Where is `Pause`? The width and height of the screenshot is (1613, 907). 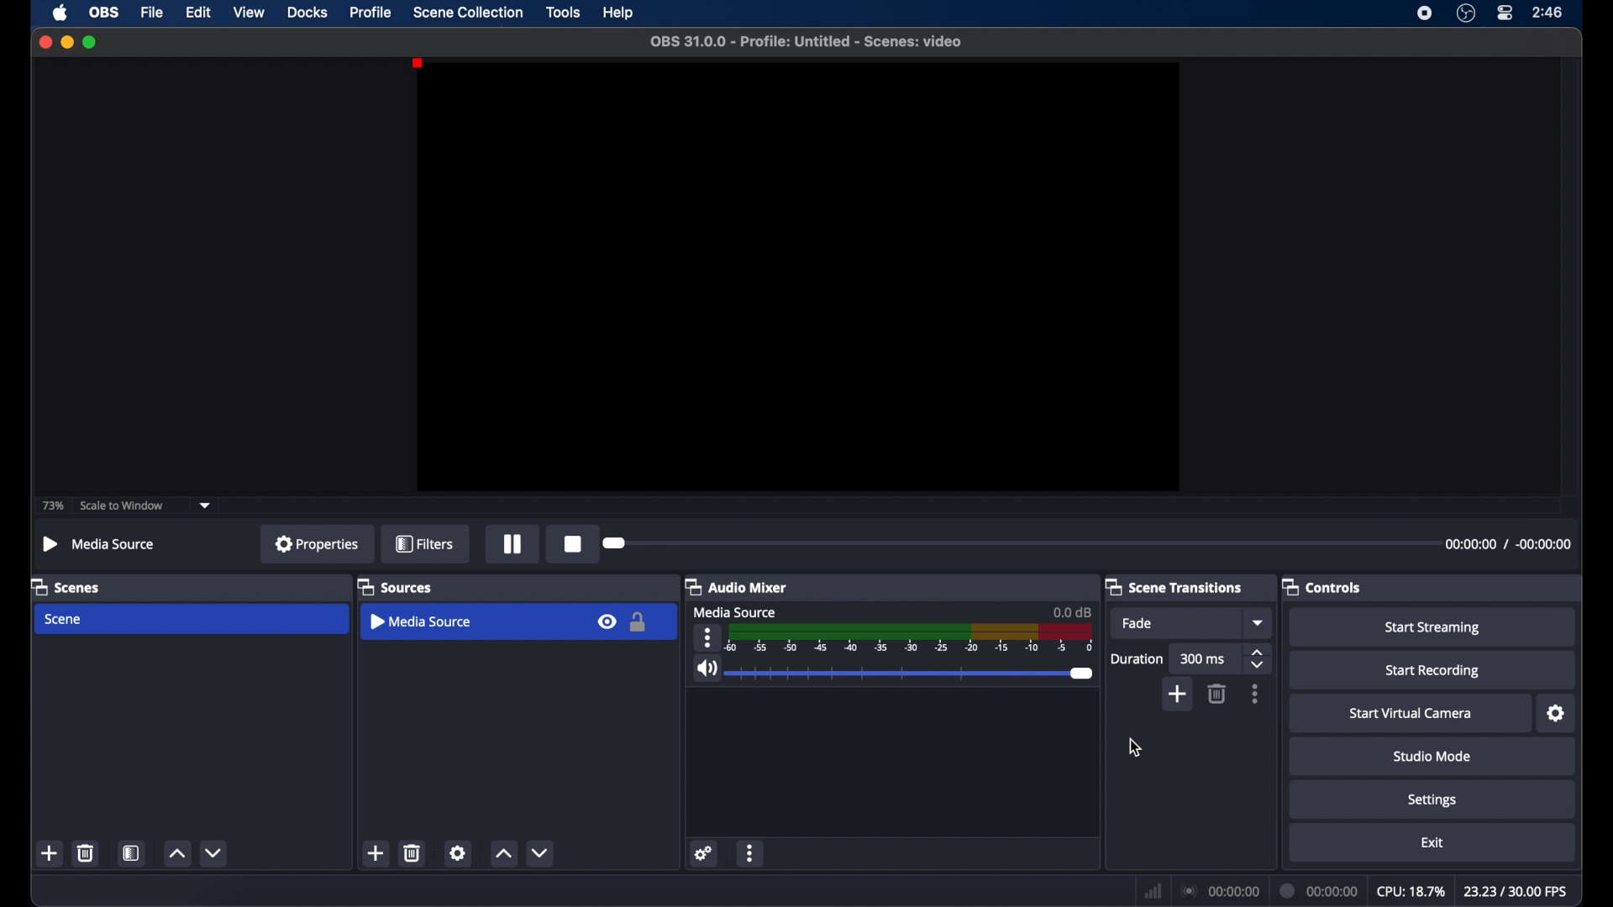 Pause is located at coordinates (512, 545).